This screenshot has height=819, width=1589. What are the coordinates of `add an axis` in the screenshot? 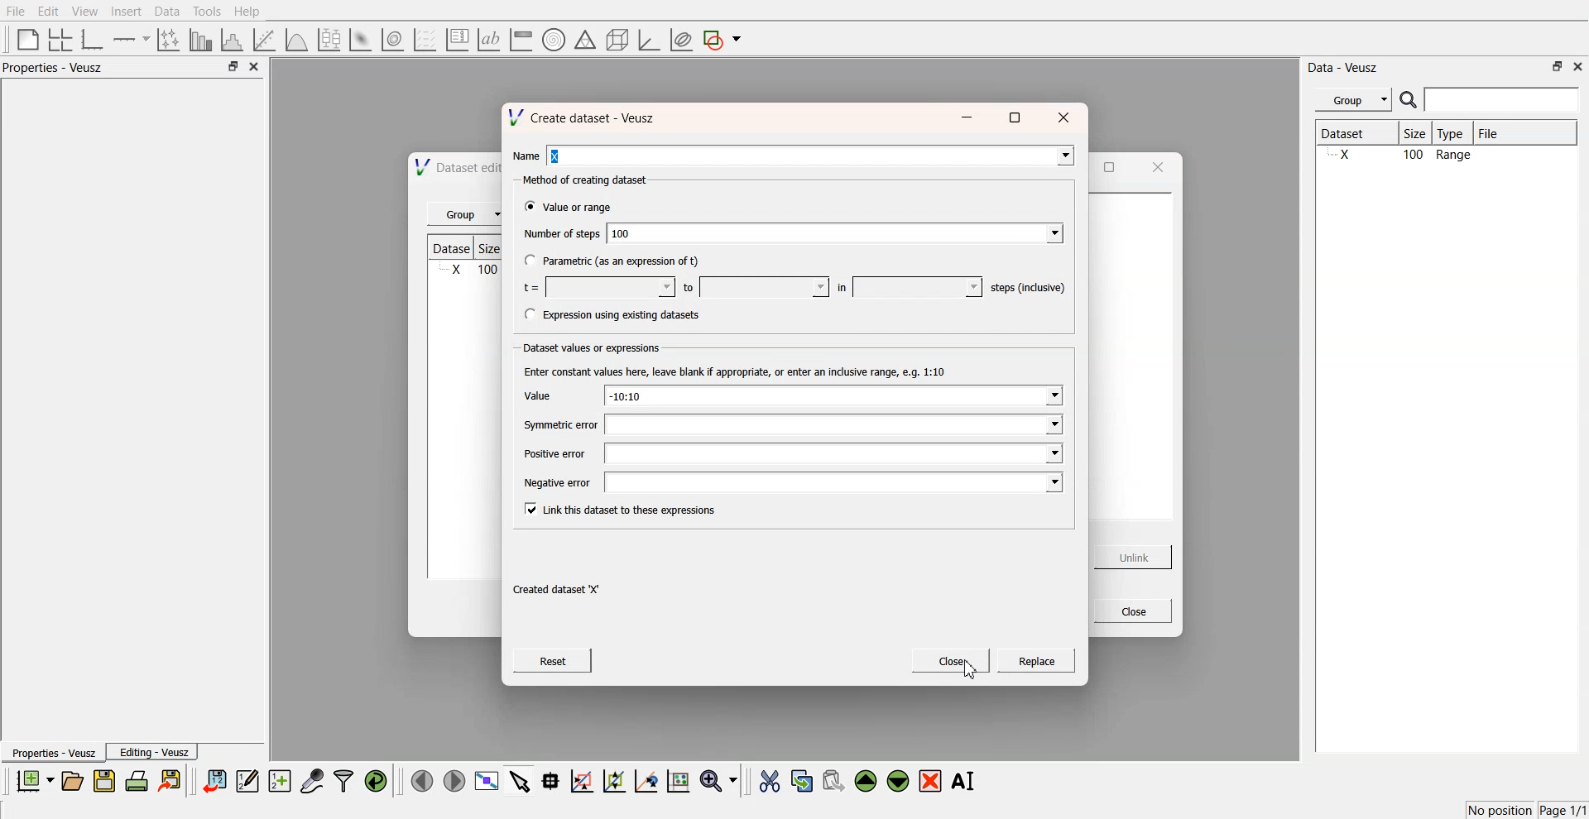 It's located at (132, 39).